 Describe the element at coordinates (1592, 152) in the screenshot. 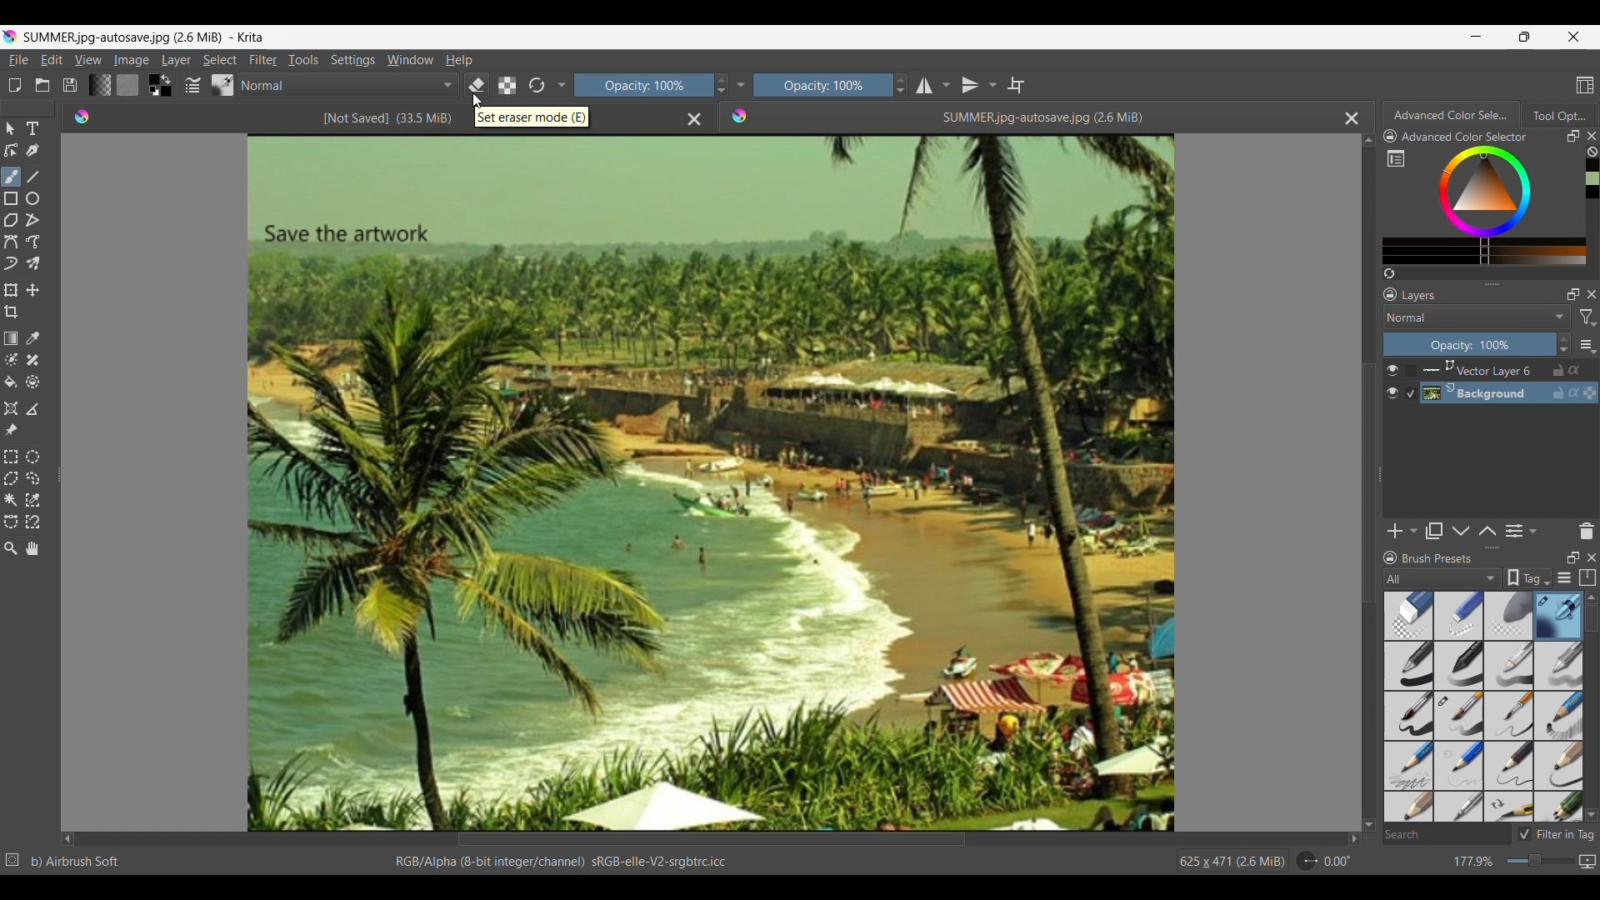

I see `Clear color history` at that location.